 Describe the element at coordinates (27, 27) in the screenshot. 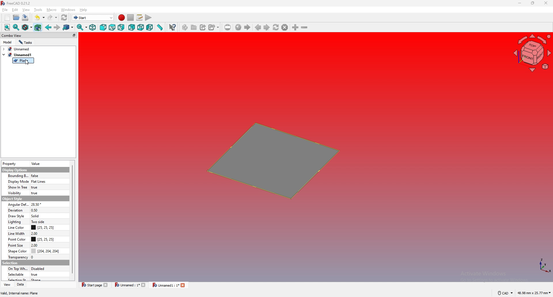

I see `draw style` at that location.